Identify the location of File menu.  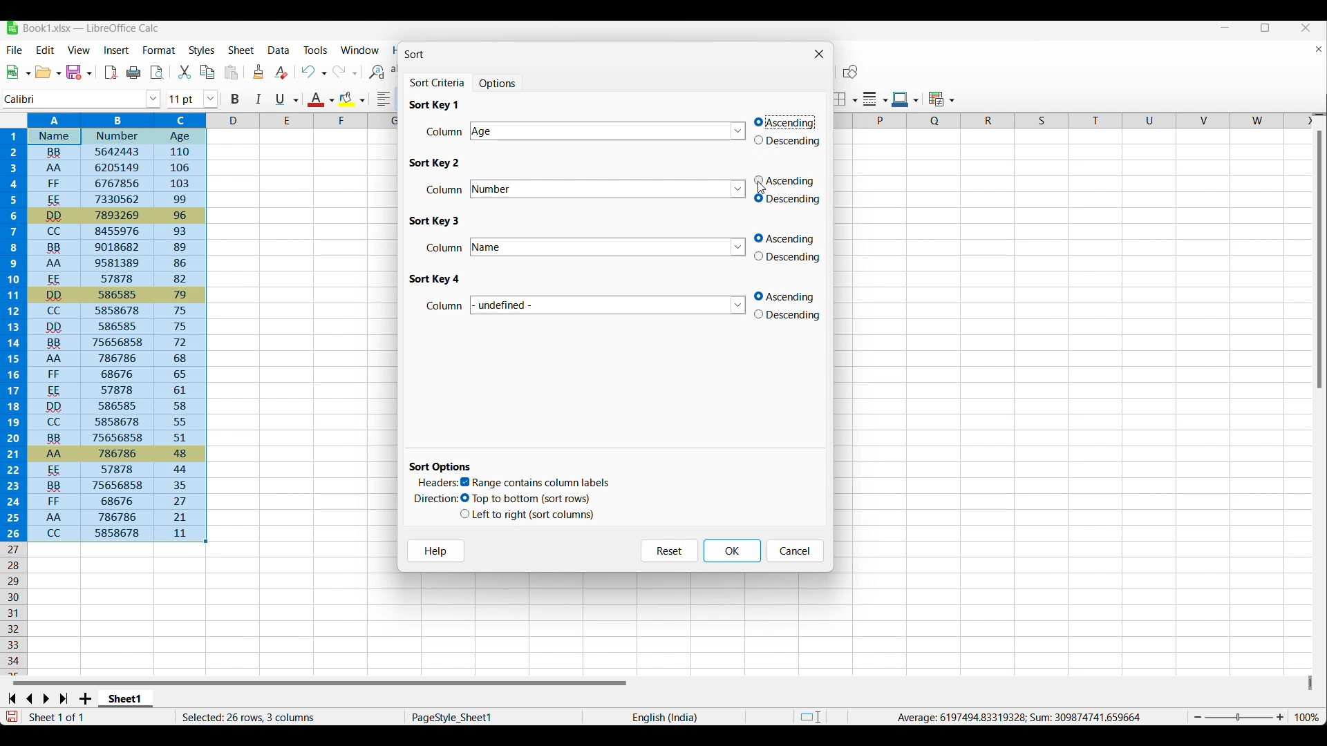
(15, 50).